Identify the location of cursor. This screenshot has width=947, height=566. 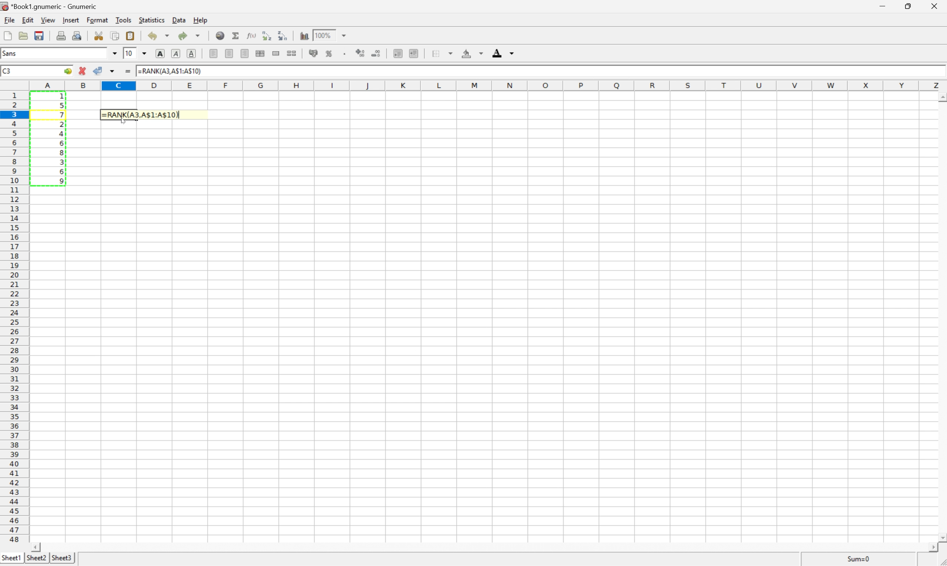
(124, 122).